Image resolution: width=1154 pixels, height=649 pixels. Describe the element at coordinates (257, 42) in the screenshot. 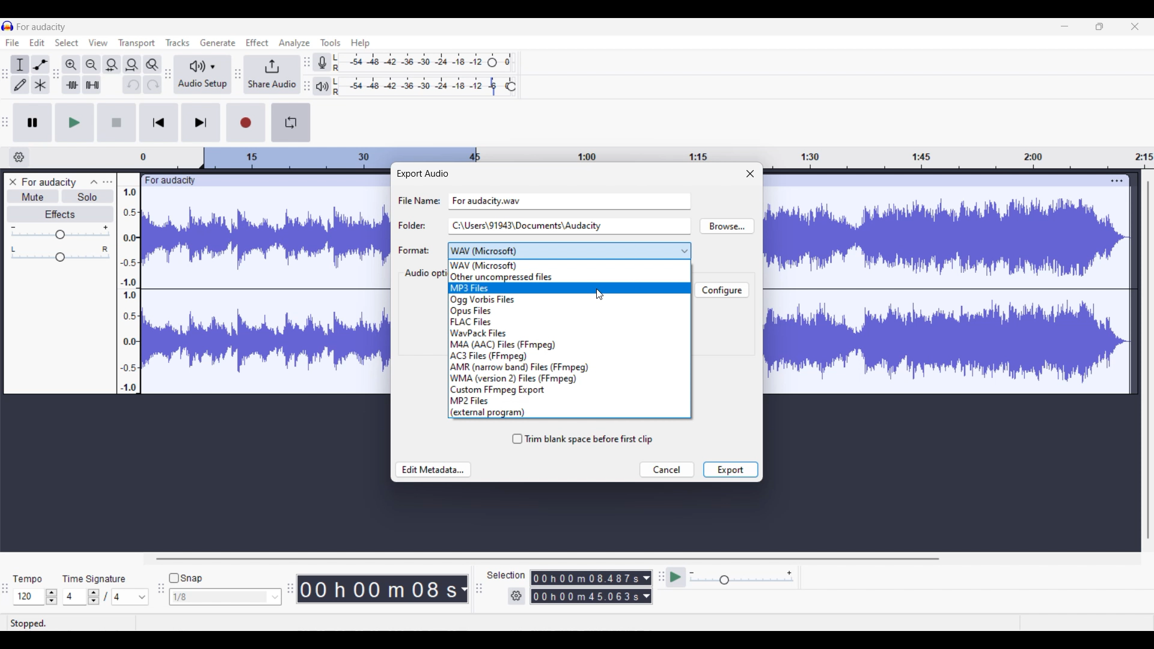

I see `Effect menu` at that location.